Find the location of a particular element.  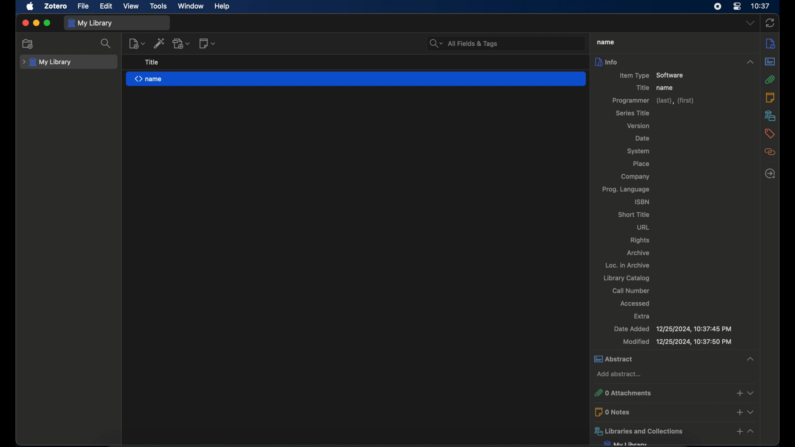

related is located at coordinates (770, 152).